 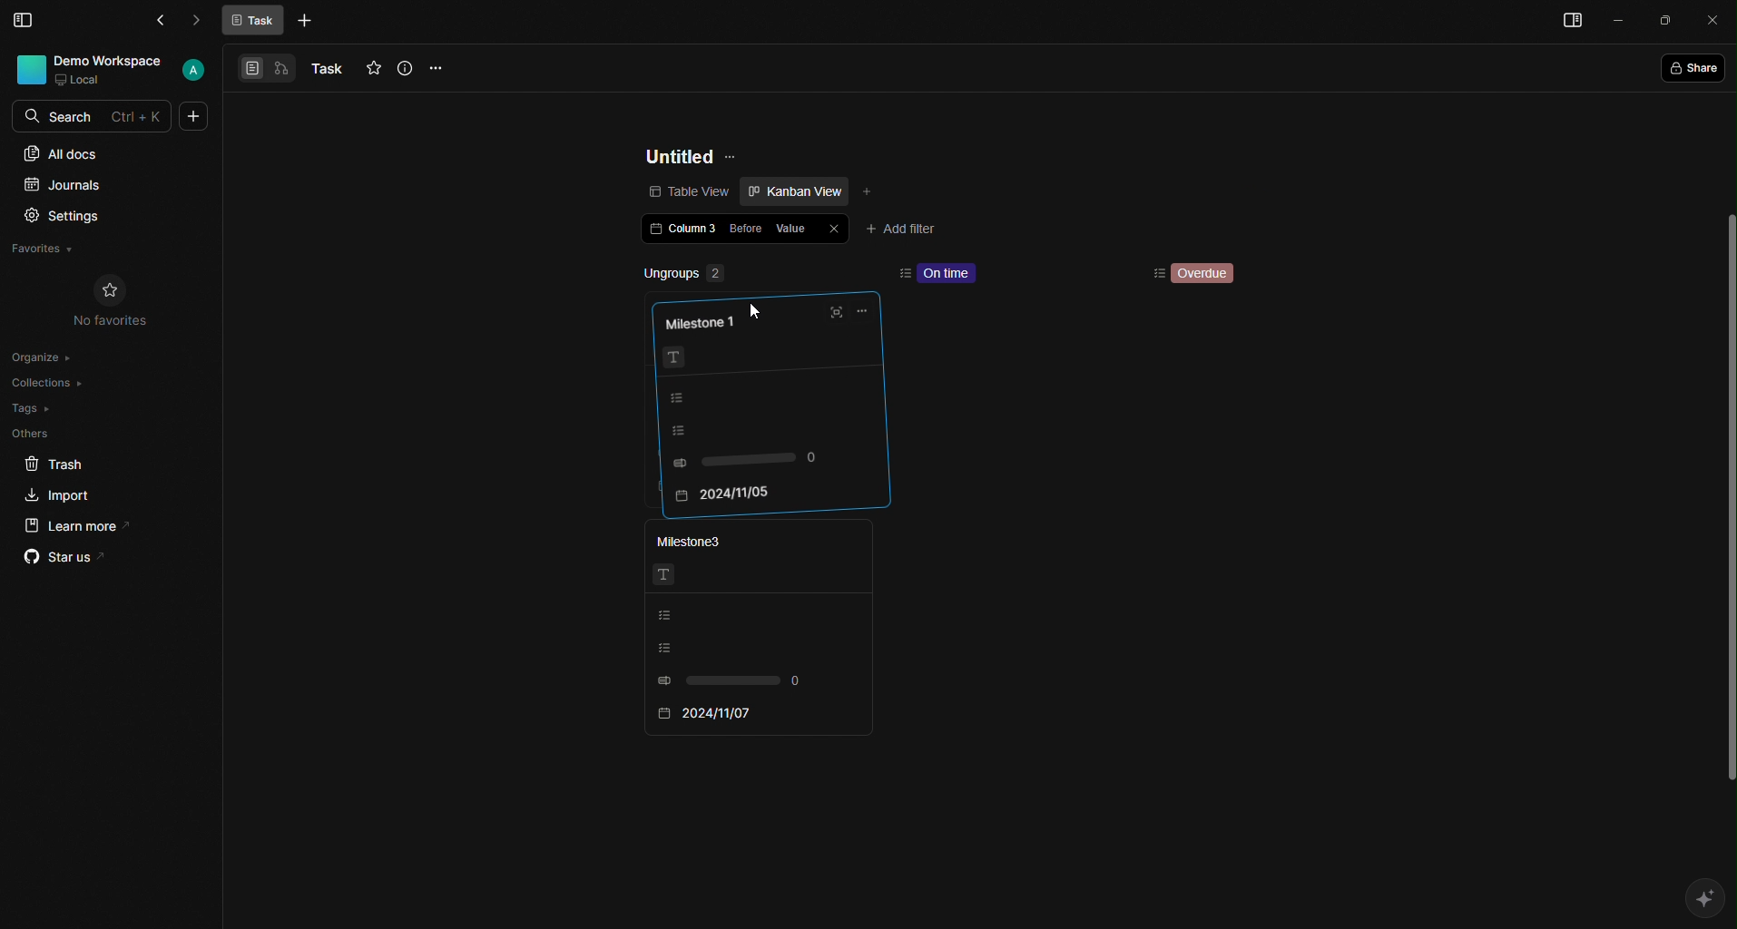 What do you see at coordinates (988, 781) in the screenshot?
I see `scroll` at bounding box center [988, 781].